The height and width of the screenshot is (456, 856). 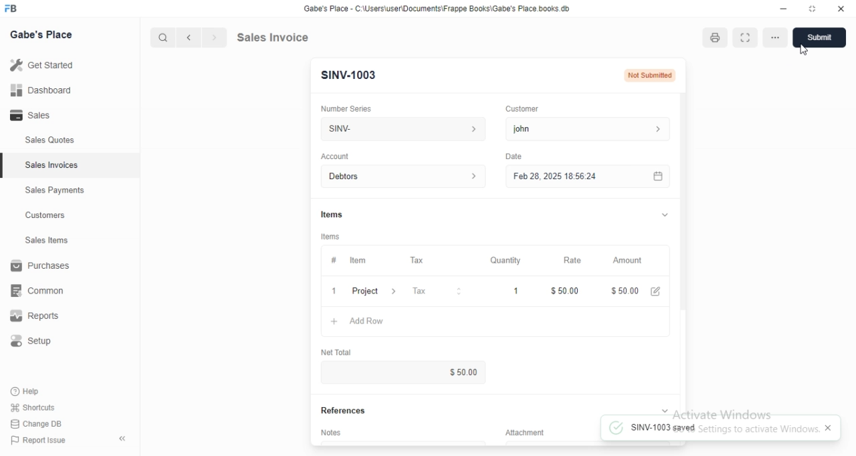 I want to click on close, so click(x=826, y=428).